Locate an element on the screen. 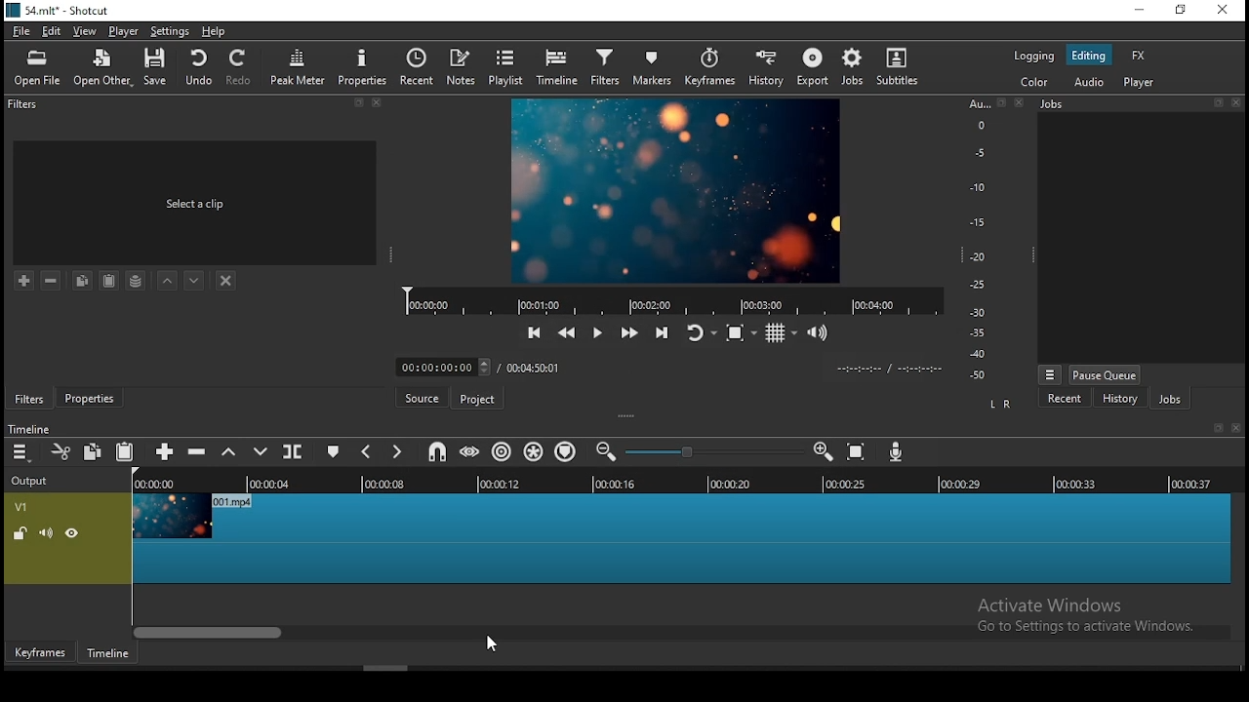 This screenshot has height=702, width=1249. volume control is located at coordinates (822, 331).